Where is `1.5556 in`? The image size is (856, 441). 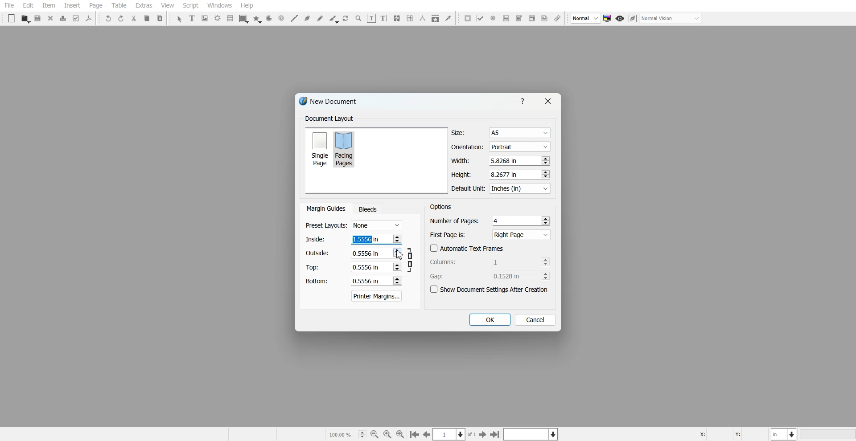
1.5556 in is located at coordinates (365, 238).